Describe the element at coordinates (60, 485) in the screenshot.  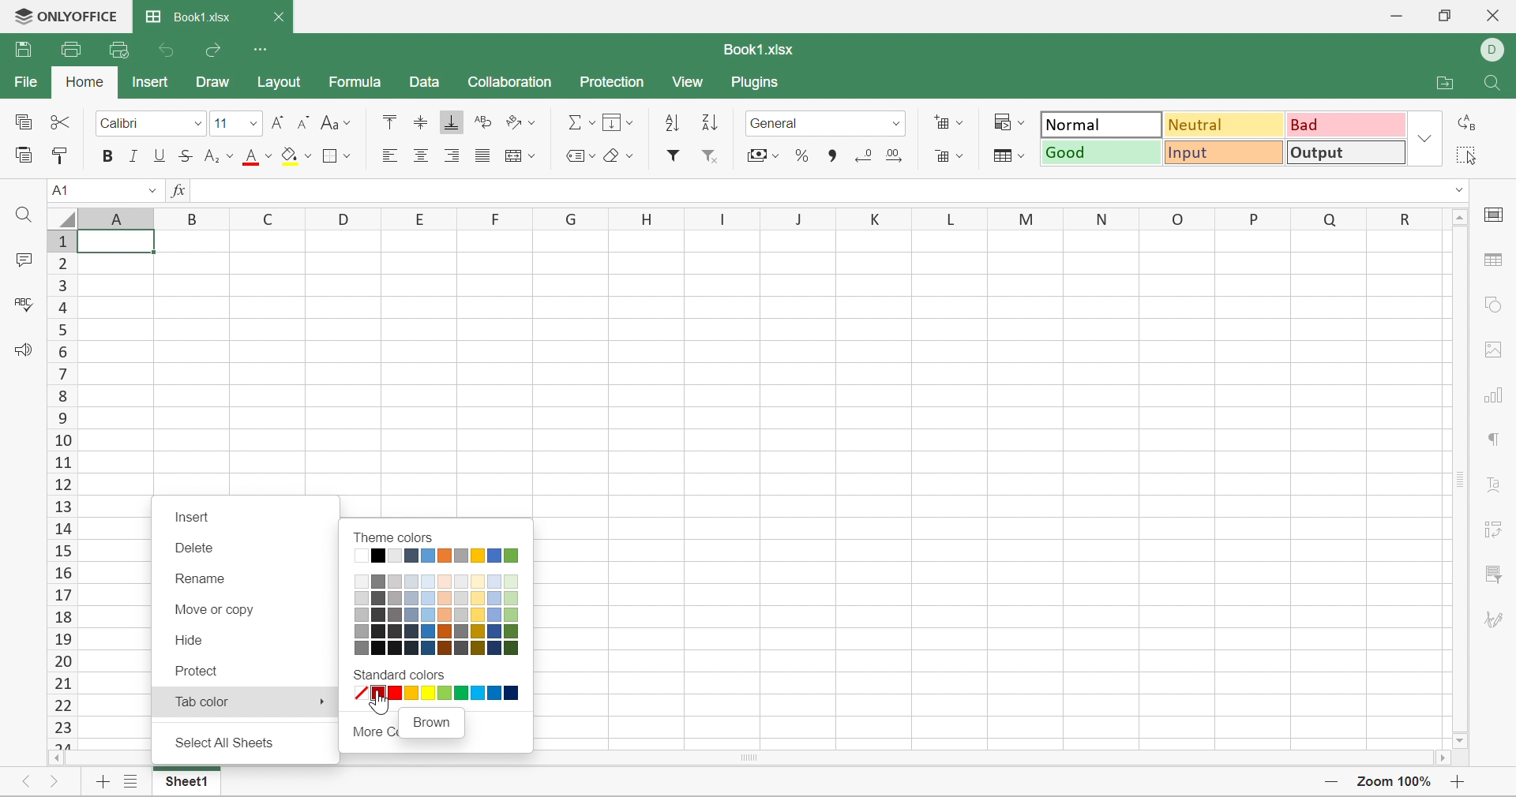
I see `12` at that location.